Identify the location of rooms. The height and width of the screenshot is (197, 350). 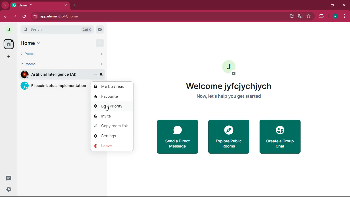
(33, 64).